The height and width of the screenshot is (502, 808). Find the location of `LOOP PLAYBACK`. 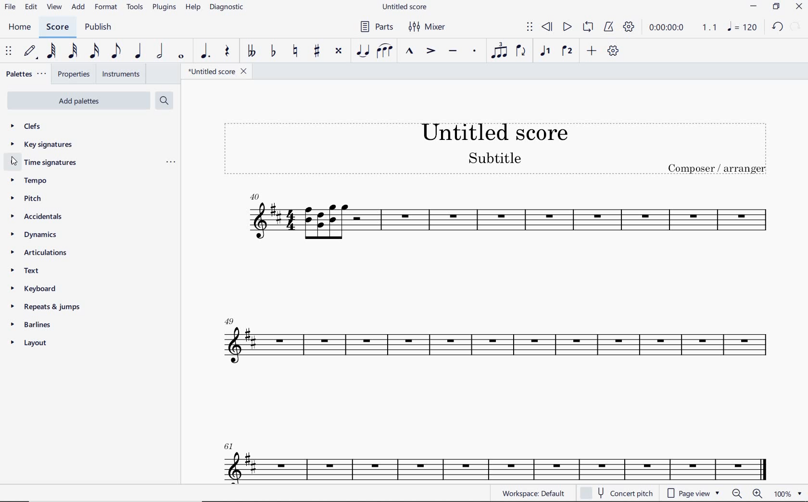

LOOP PLAYBACK is located at coordinates (587, 27).